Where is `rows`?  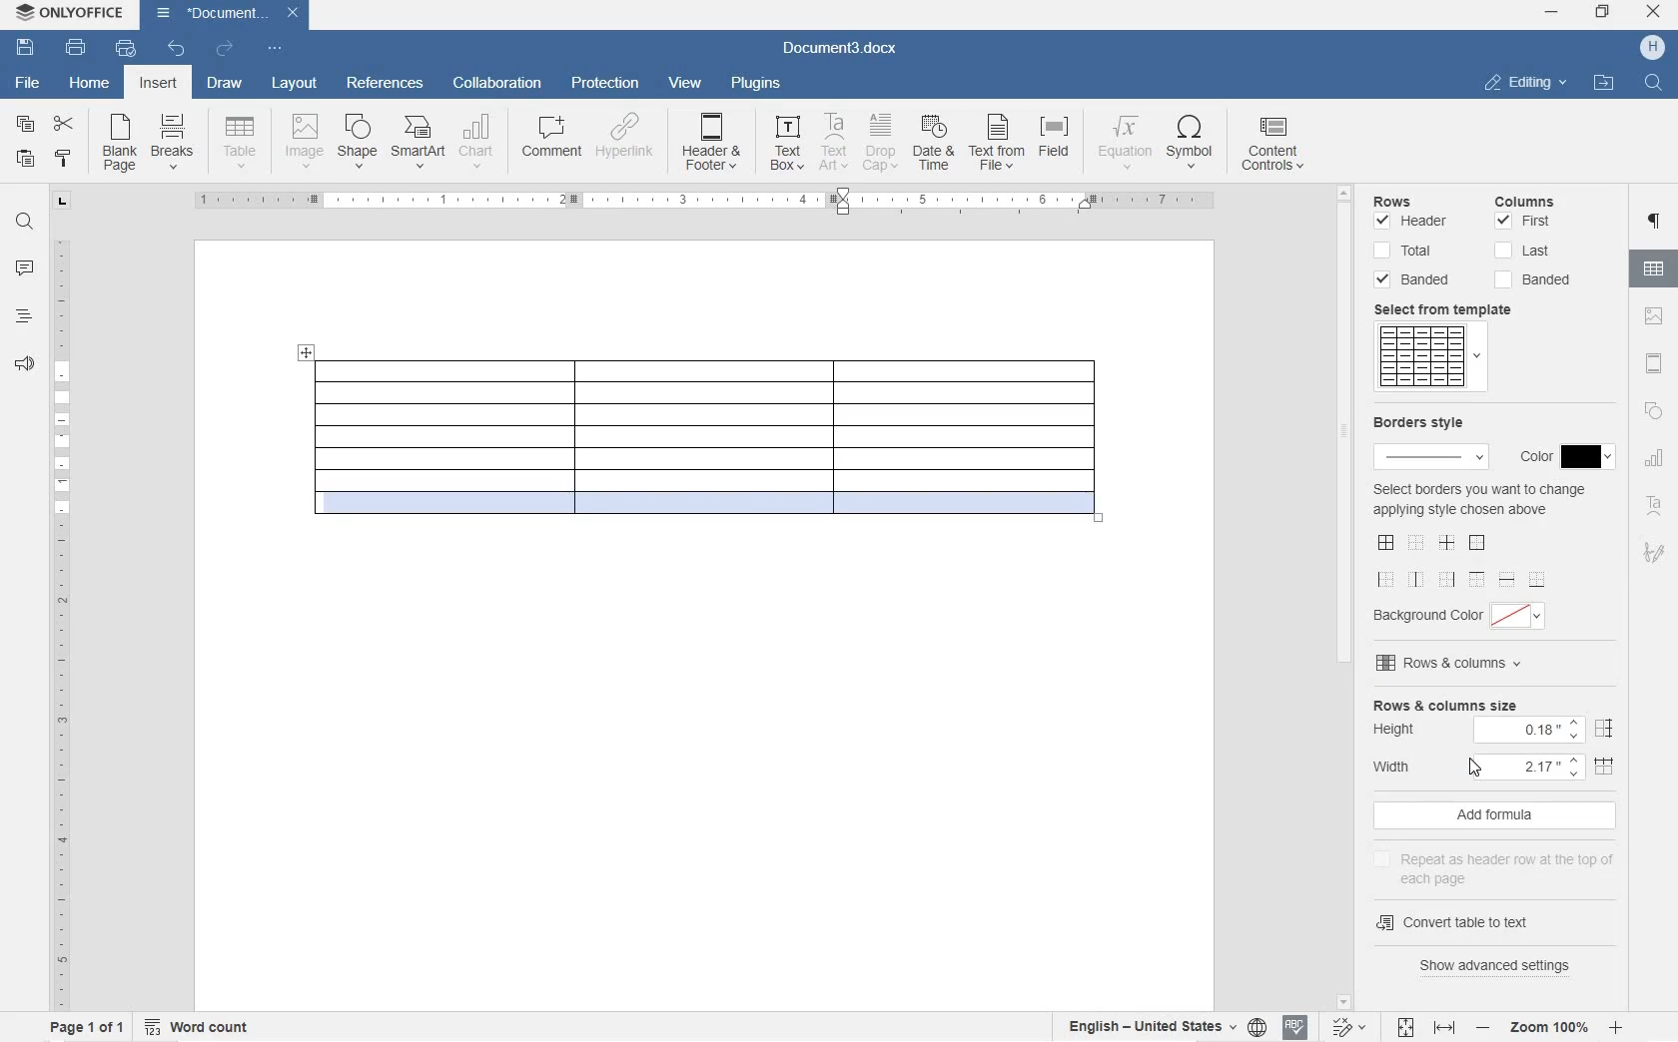
rows is located at coordinates (1414, 203).